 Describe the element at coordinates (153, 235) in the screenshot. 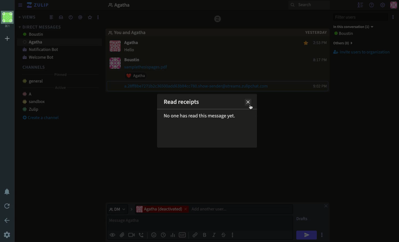

I see `Reaction` at that location.